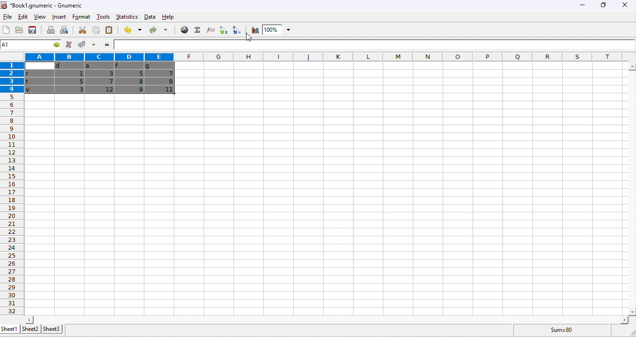 This screenshot has height=337, width=636. What do you see at coordinates (55, 45) in the screenshot?
I see `cell options` at bounding box center [55, 45].